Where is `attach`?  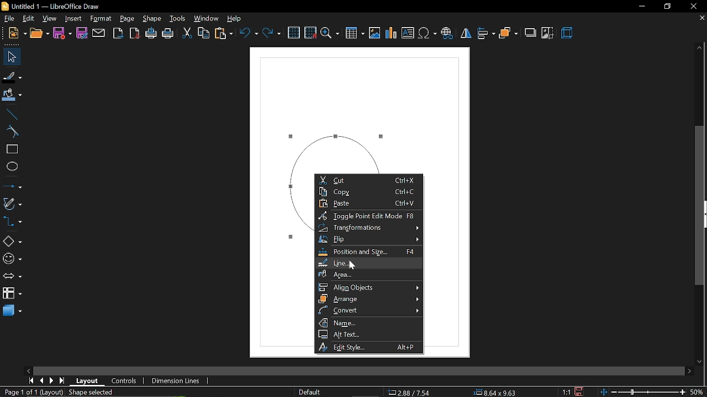
attach is located at coordinates (99, 33).